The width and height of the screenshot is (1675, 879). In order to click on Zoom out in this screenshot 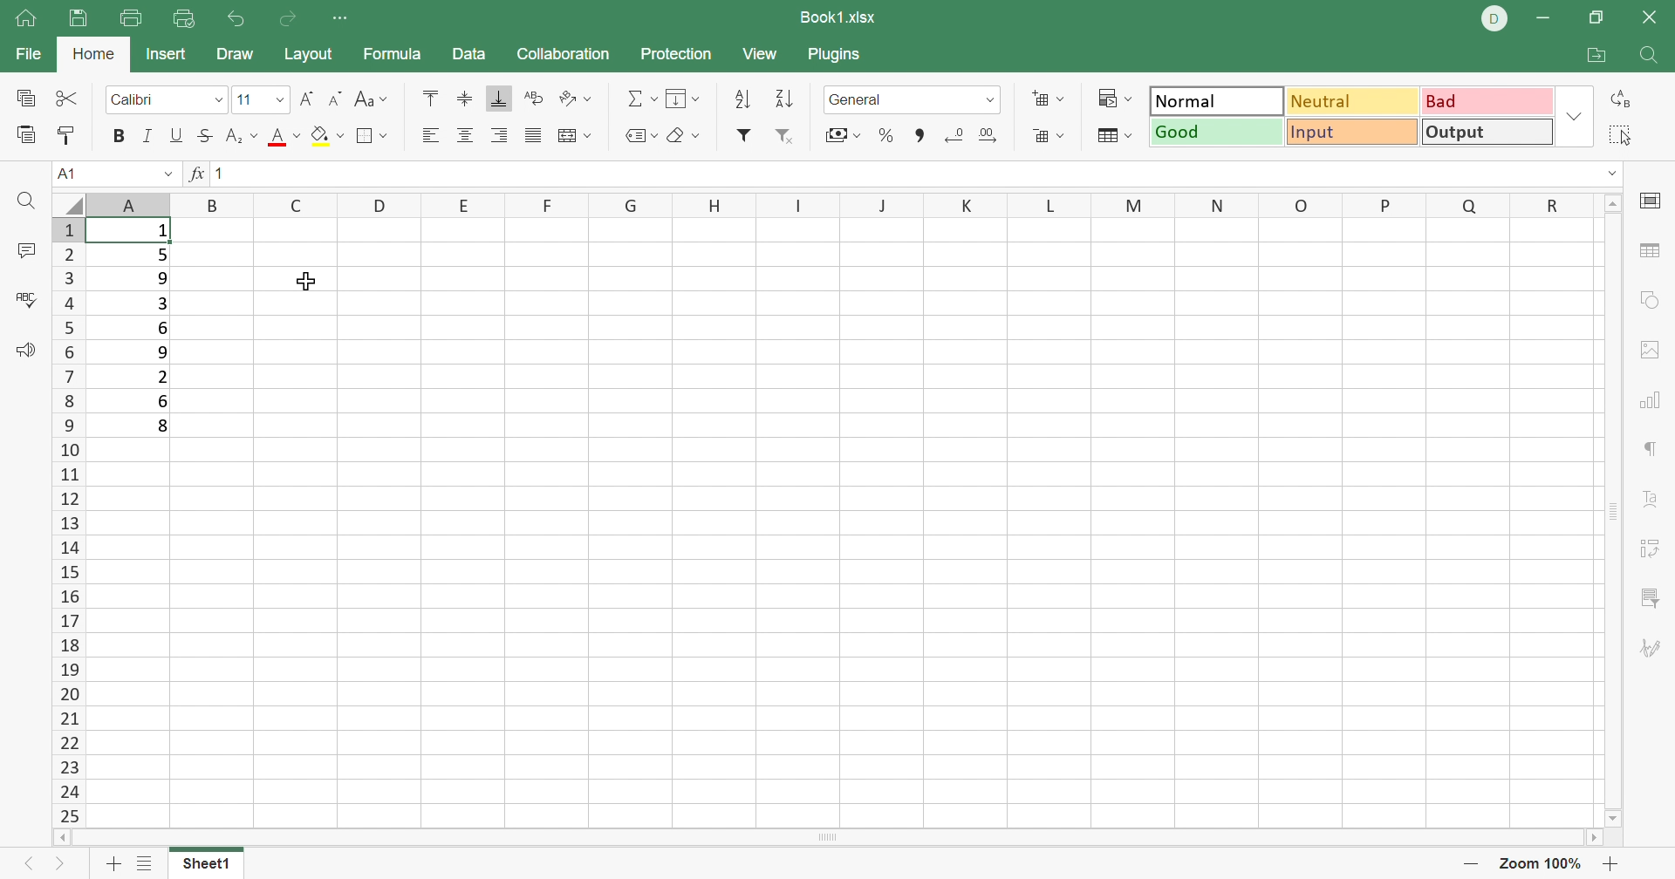, I will do `click(1469, 867)`.